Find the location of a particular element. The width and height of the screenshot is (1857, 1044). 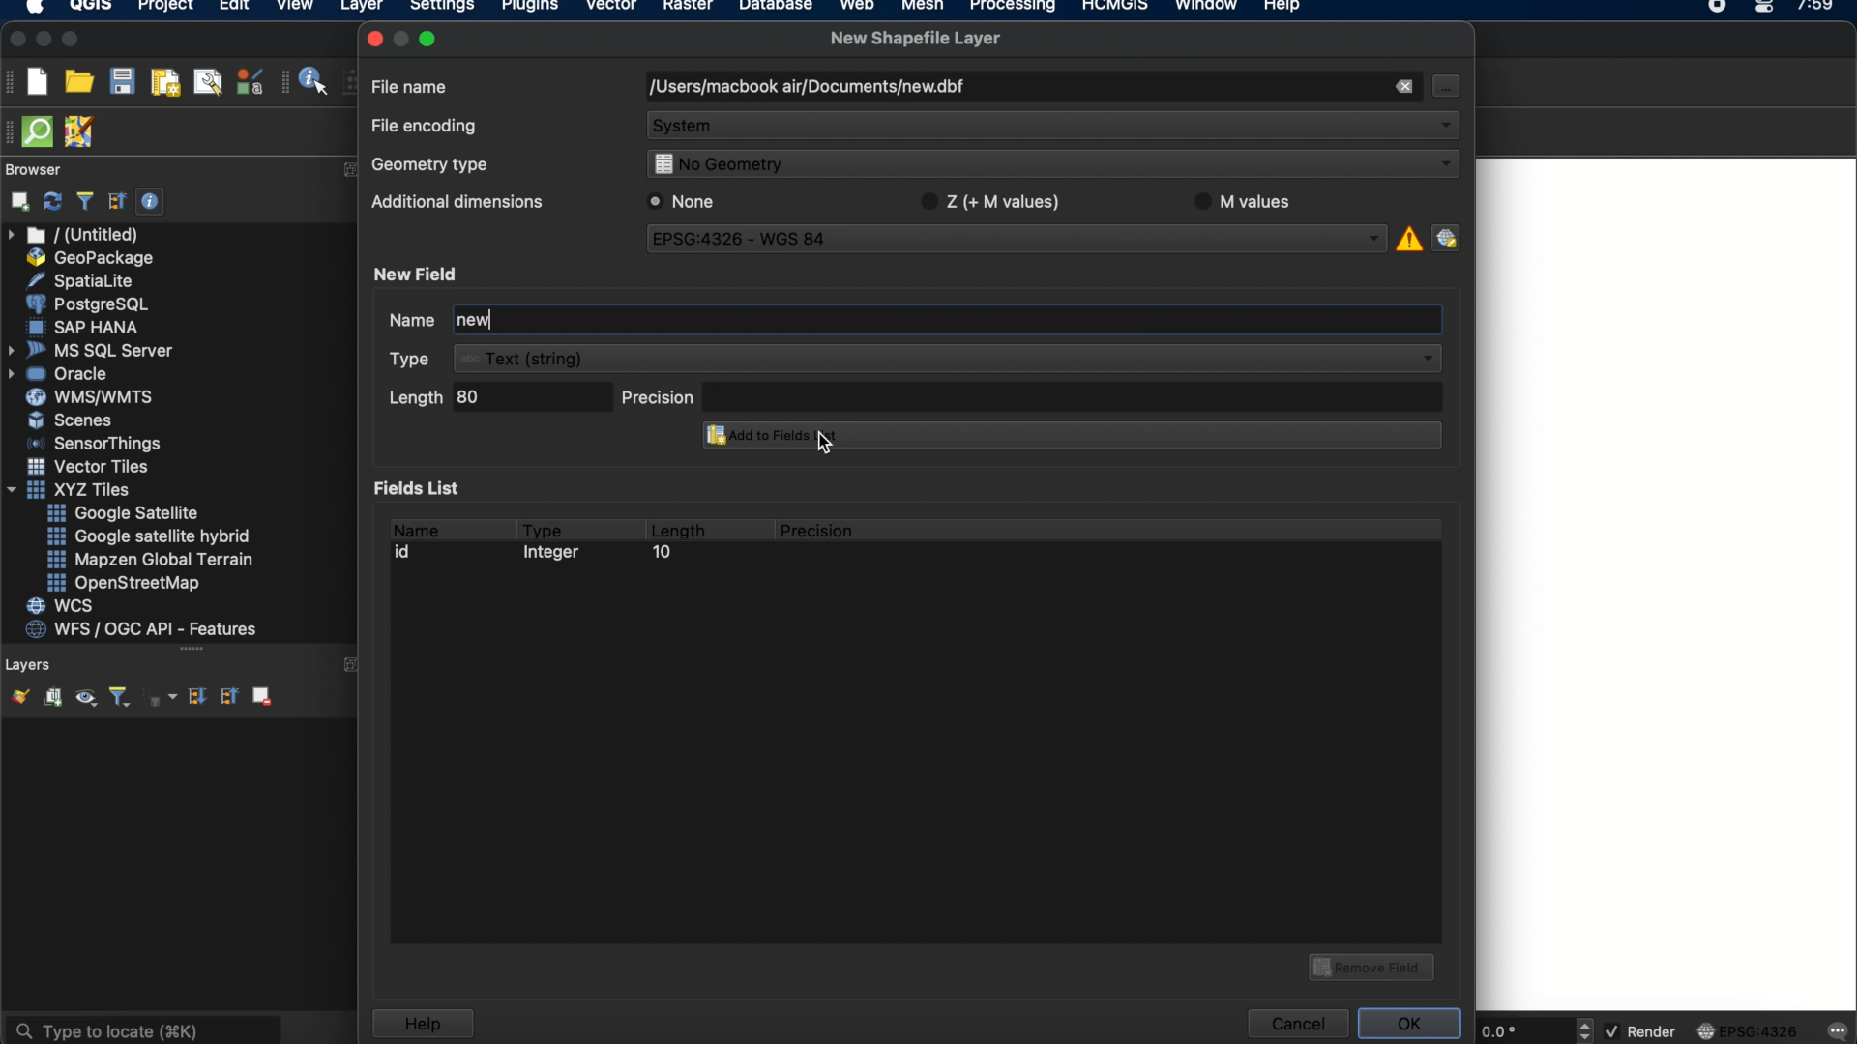

Geometry type is located at coordinates (436, 167).